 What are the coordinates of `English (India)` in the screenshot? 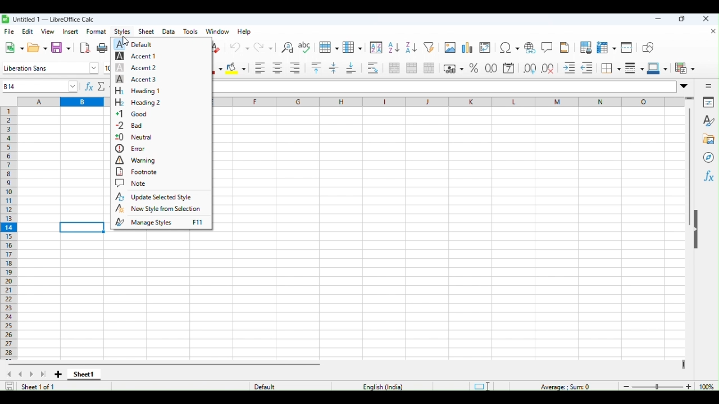 It's located at (384, 387).